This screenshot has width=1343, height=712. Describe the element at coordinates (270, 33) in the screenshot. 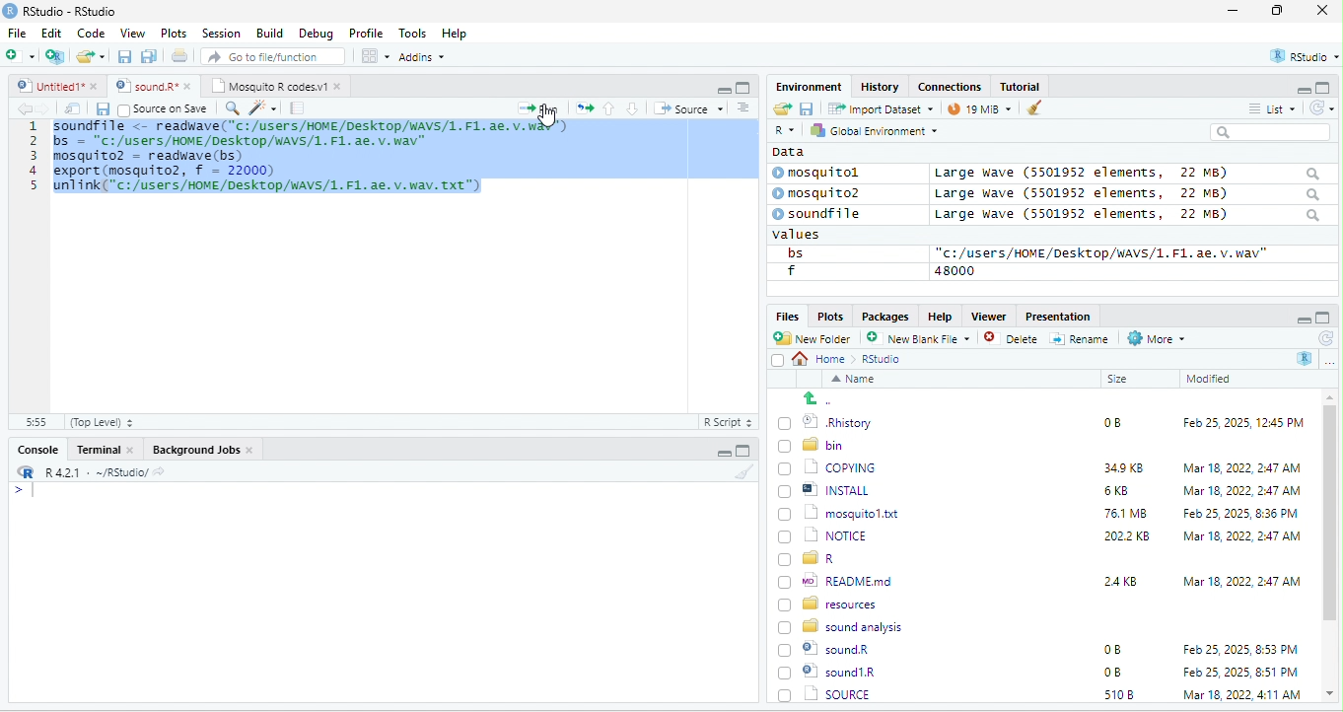

I see `Build` at that location.